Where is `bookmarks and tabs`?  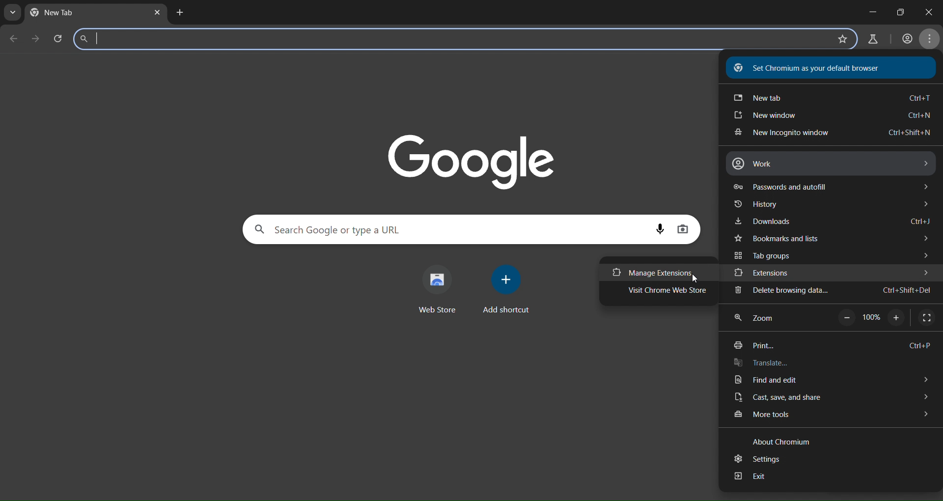 bookmarks and tabs is located at coordinates (834, 238).